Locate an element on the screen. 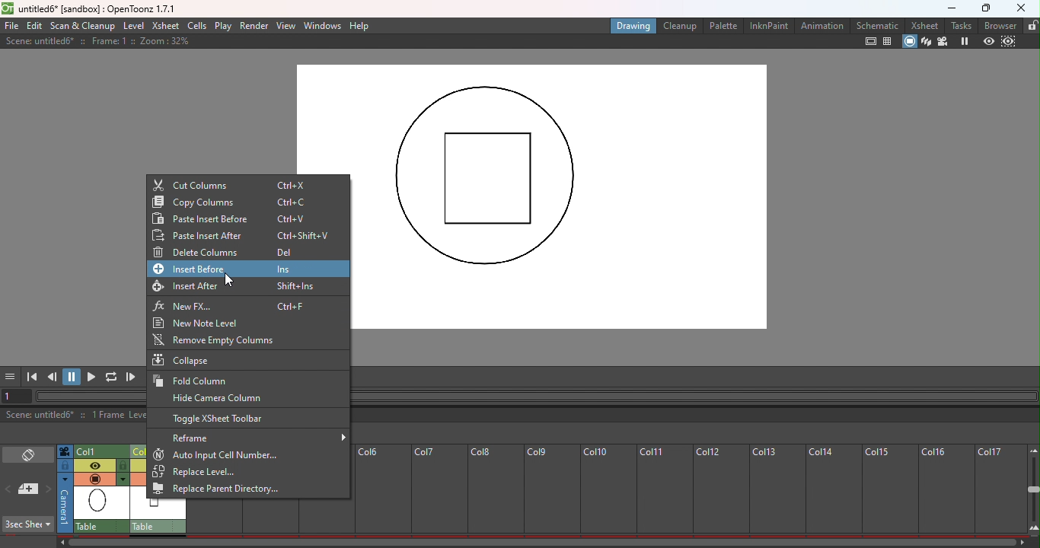  Close is located at coordinates (1022, 8).